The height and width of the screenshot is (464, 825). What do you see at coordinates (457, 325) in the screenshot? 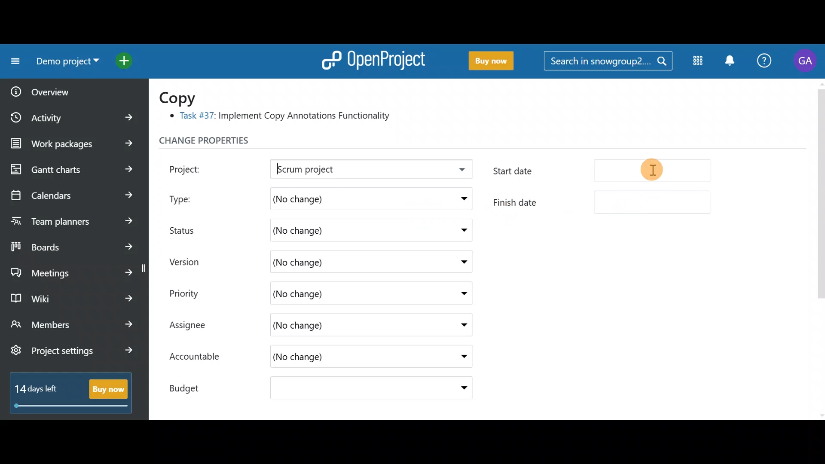
I see `Assignee drop down` at bounding box center [457, 325].